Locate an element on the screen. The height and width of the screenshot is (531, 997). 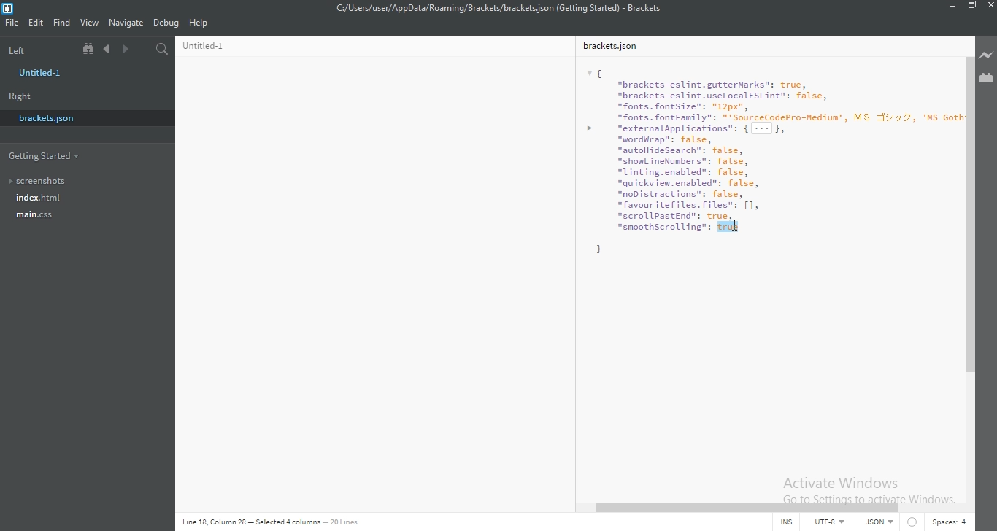
Previous document is located at coordinates (109, 48).